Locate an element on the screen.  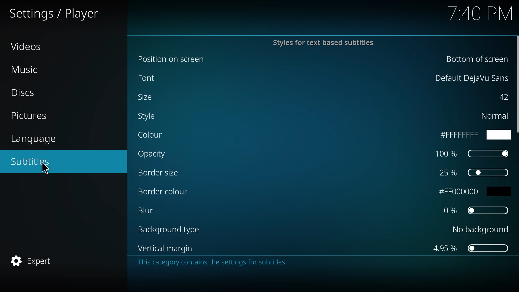
bottom of screen is located at coordinates (478, 59).